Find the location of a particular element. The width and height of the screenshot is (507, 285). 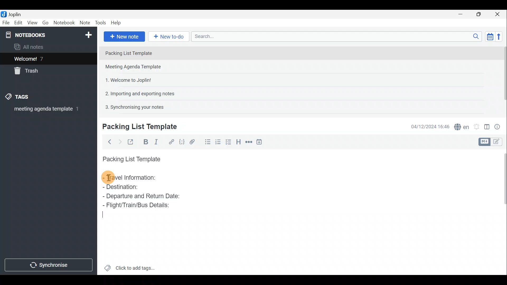

Help is located at coordinates (117, 23).